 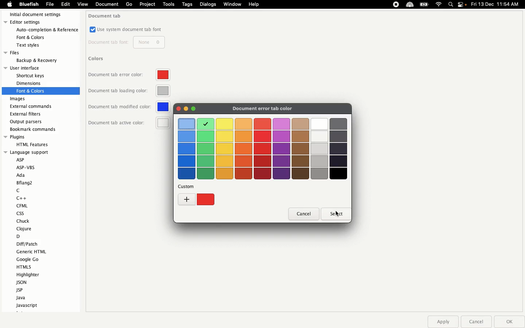 I want to click on fonts and colors, so click(x=40, y=91).